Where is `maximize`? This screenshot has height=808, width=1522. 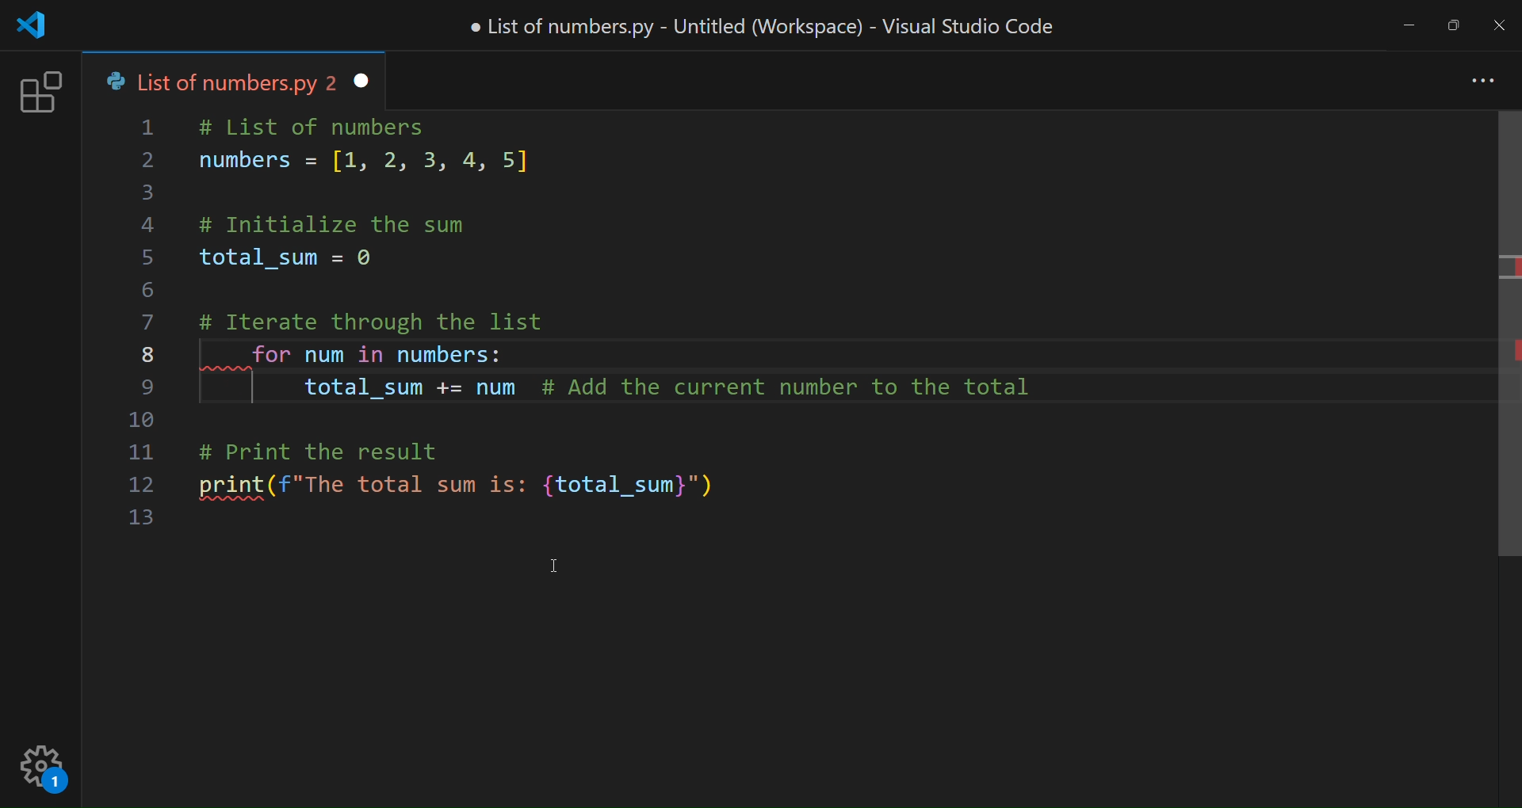 maximize is located at coordinates (1458, 20).